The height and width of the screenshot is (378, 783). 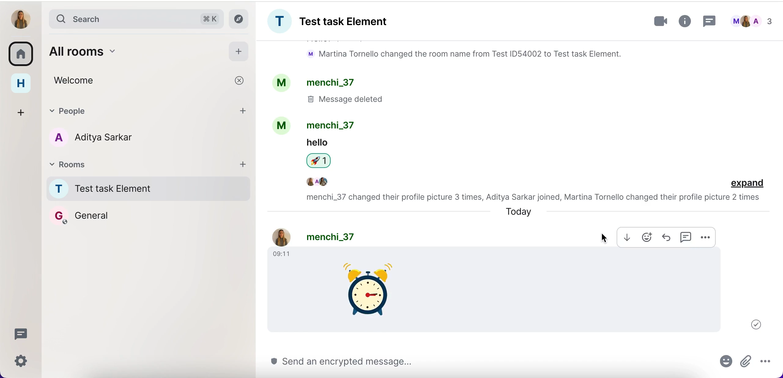 I want to click on home, so click(x=23, y=85).